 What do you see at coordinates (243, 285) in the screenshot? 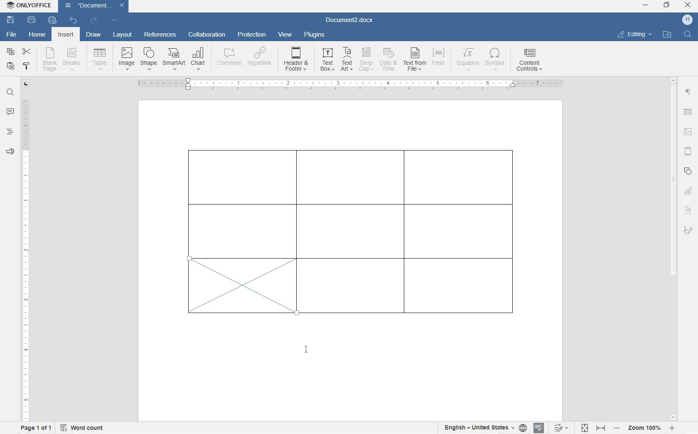
I see `diagonal line borders added` at bounding box center [243, 285].